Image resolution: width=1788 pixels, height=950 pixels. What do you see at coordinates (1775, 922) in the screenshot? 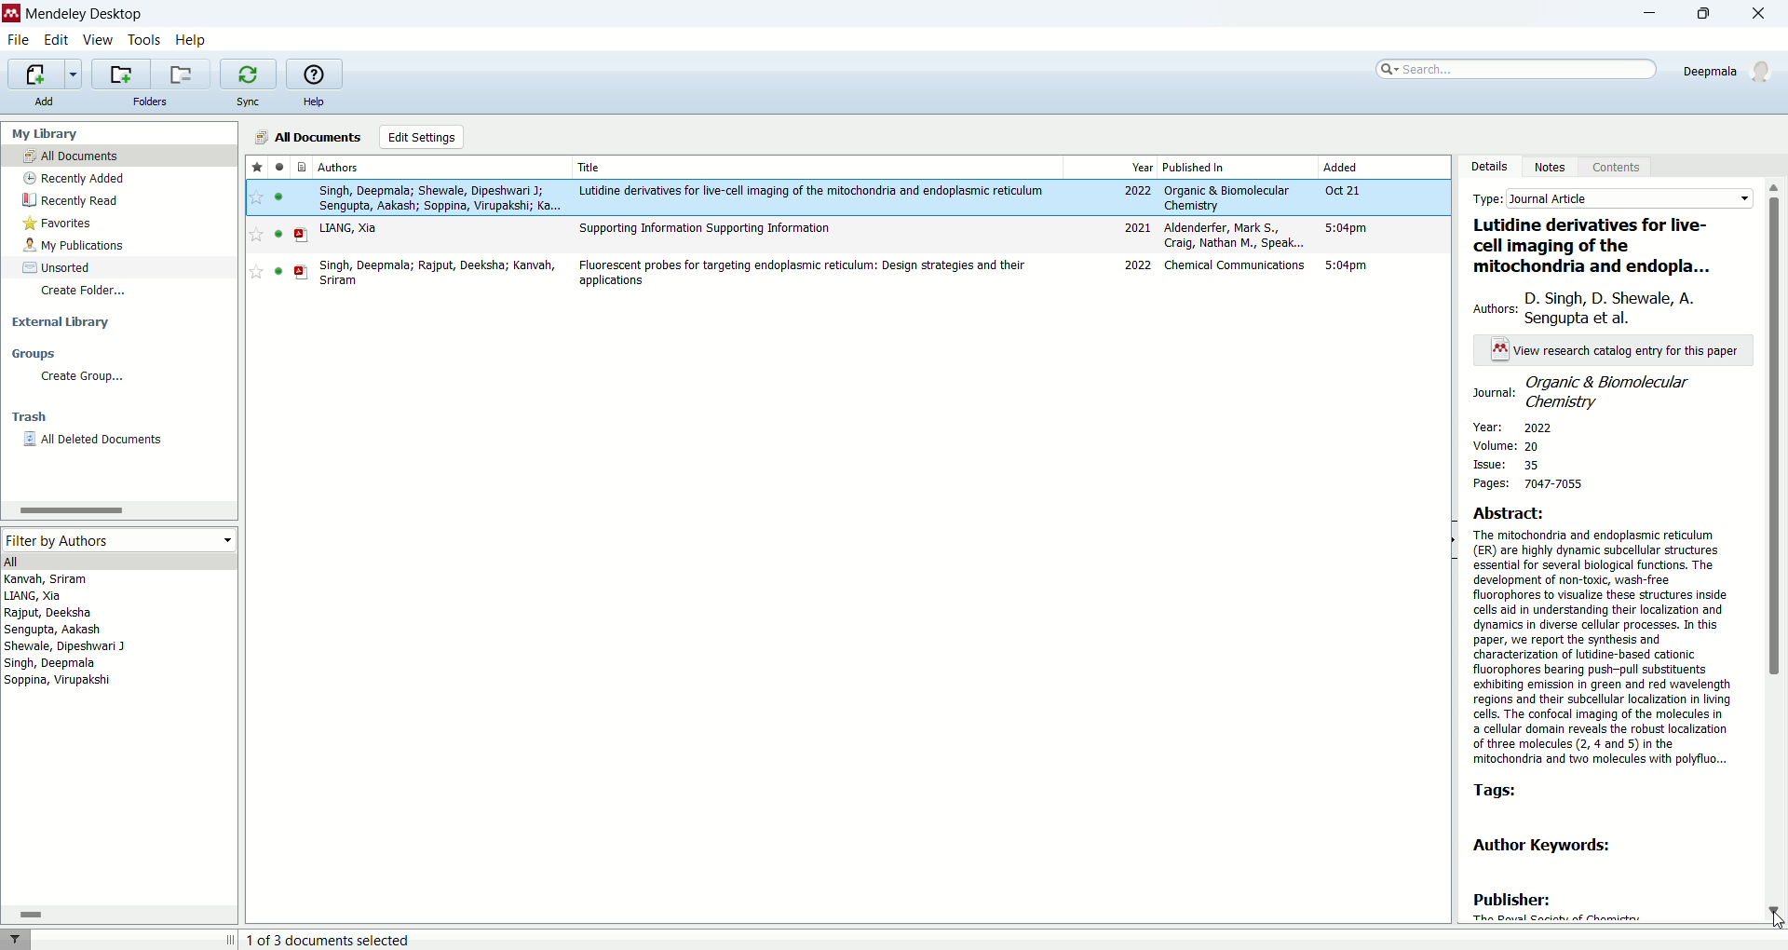
I see `cursor - keydown` at bounding box center [1775, 922].